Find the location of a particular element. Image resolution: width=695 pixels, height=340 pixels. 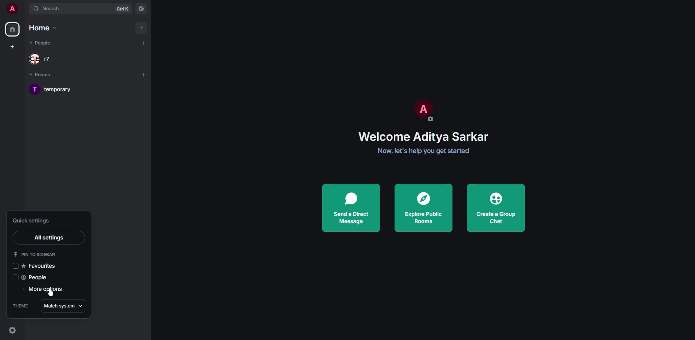

profile is located at coordinates (11, 9).